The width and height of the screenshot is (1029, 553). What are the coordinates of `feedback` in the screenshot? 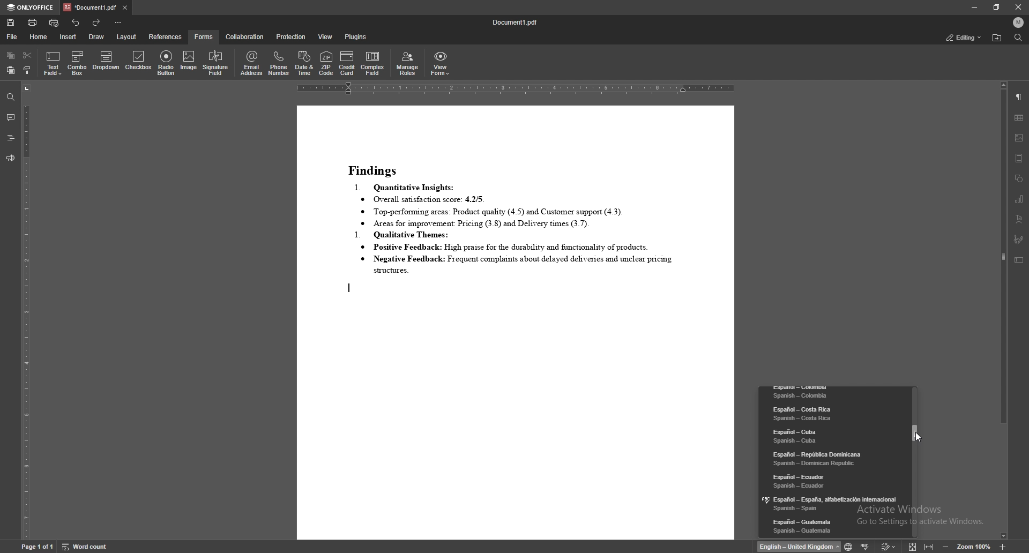 It's located at (10, 159).